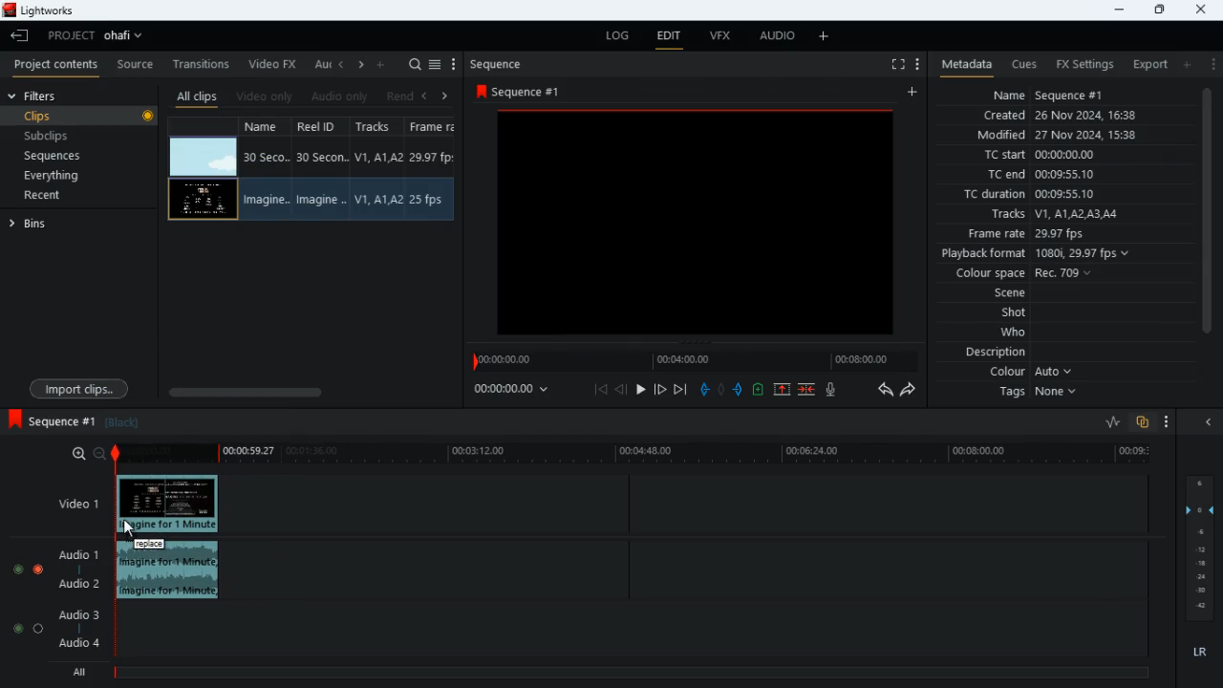  Describe the element at coordinates (79, 584) in the screenshot. I see `audio 2` at that location.